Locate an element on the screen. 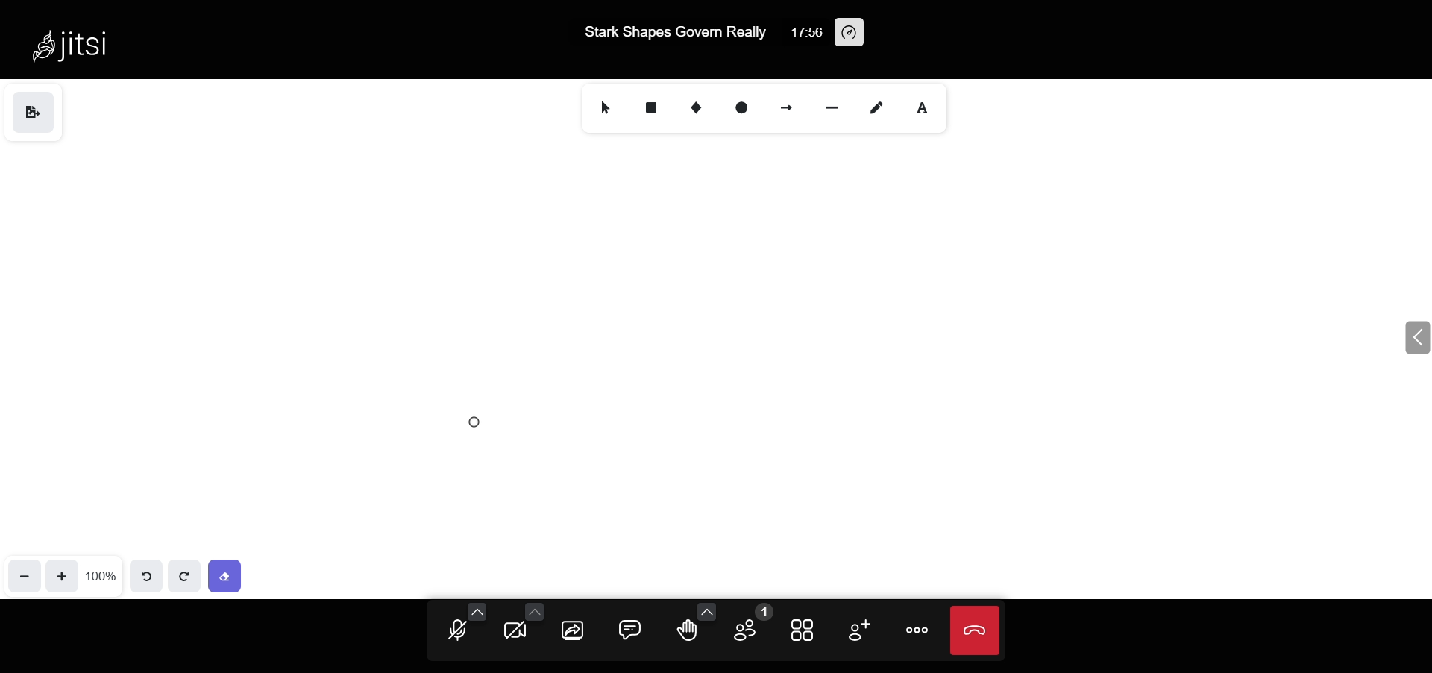 This screenshot has height=673, width=1432. participant is located at coordinates (748, 624).